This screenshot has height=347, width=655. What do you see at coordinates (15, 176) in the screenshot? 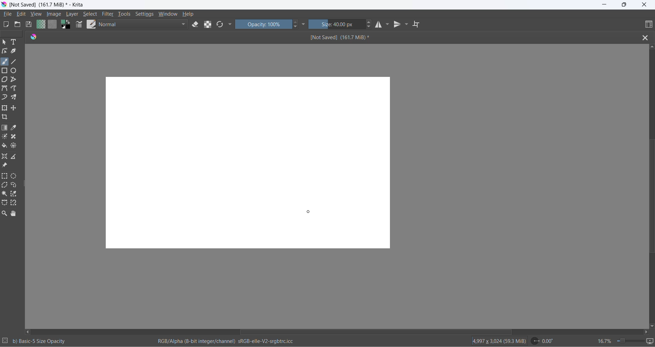
I see `elliptical selection tool` at bounding box center [15, 176].